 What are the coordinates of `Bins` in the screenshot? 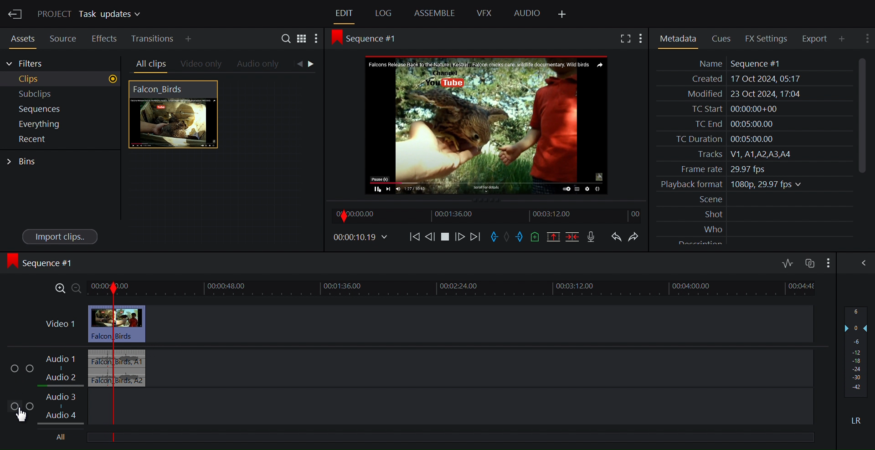 It's located at (22, 162).